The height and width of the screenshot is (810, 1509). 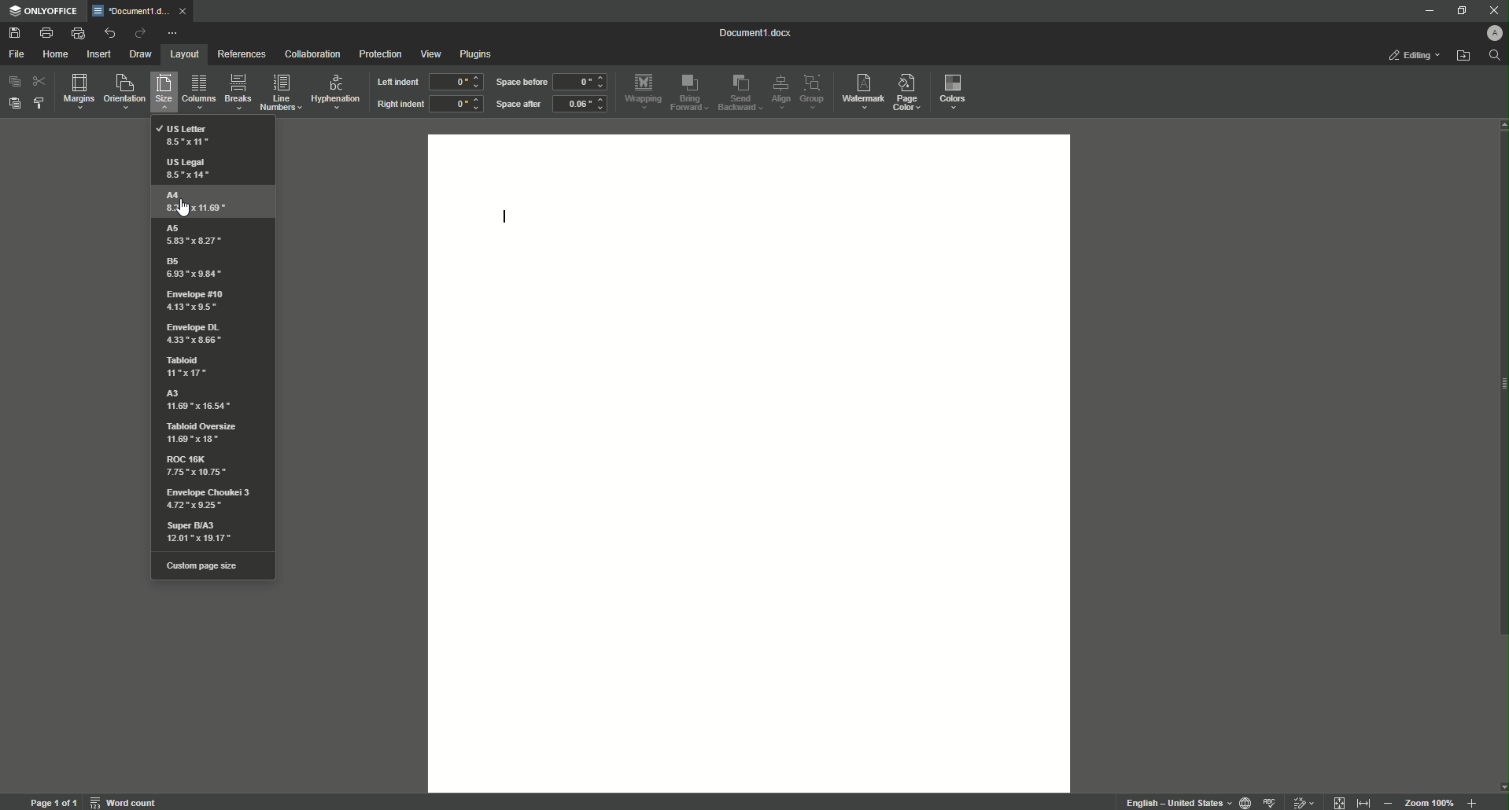 I want to click on Watermark, so click(x=863, y=90).